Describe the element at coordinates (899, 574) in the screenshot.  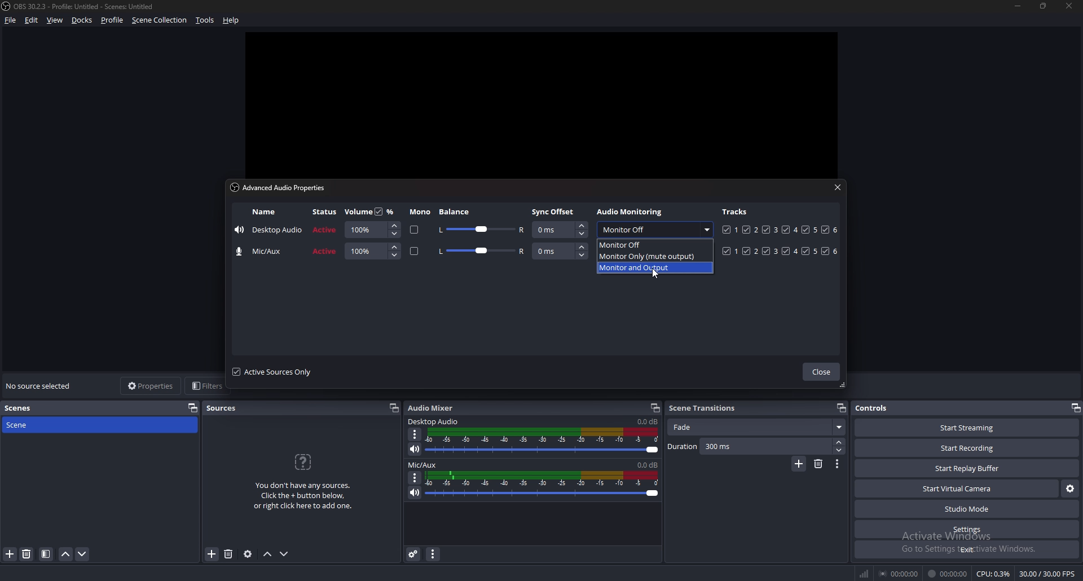
I see `00:00:00` at that location.